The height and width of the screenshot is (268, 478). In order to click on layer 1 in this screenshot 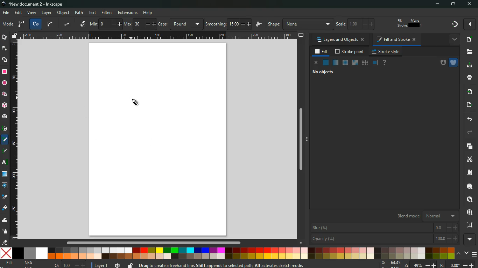, I will do `click(102, 265)`.